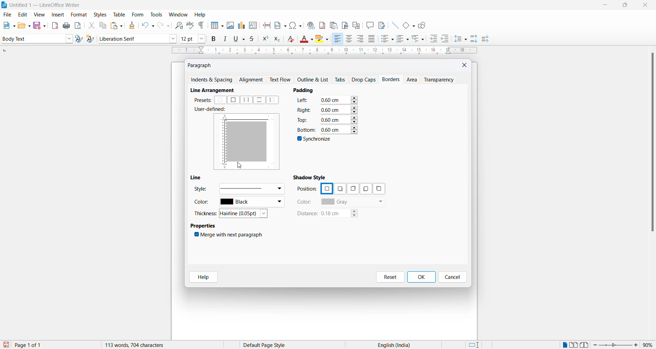 The image size is (656, 349). I want to click on cut, so click(91, 25).